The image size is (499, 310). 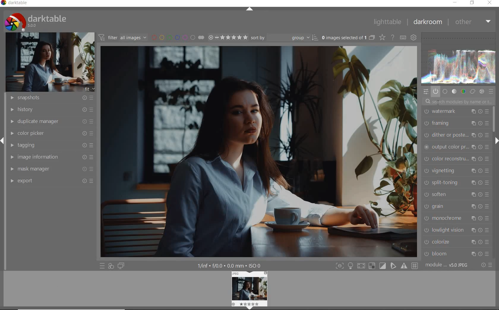 What do you see at coordinates (122, 266) in the screenshot?
I see `display a second darkroom image widow` at bounding box center [122, 266].